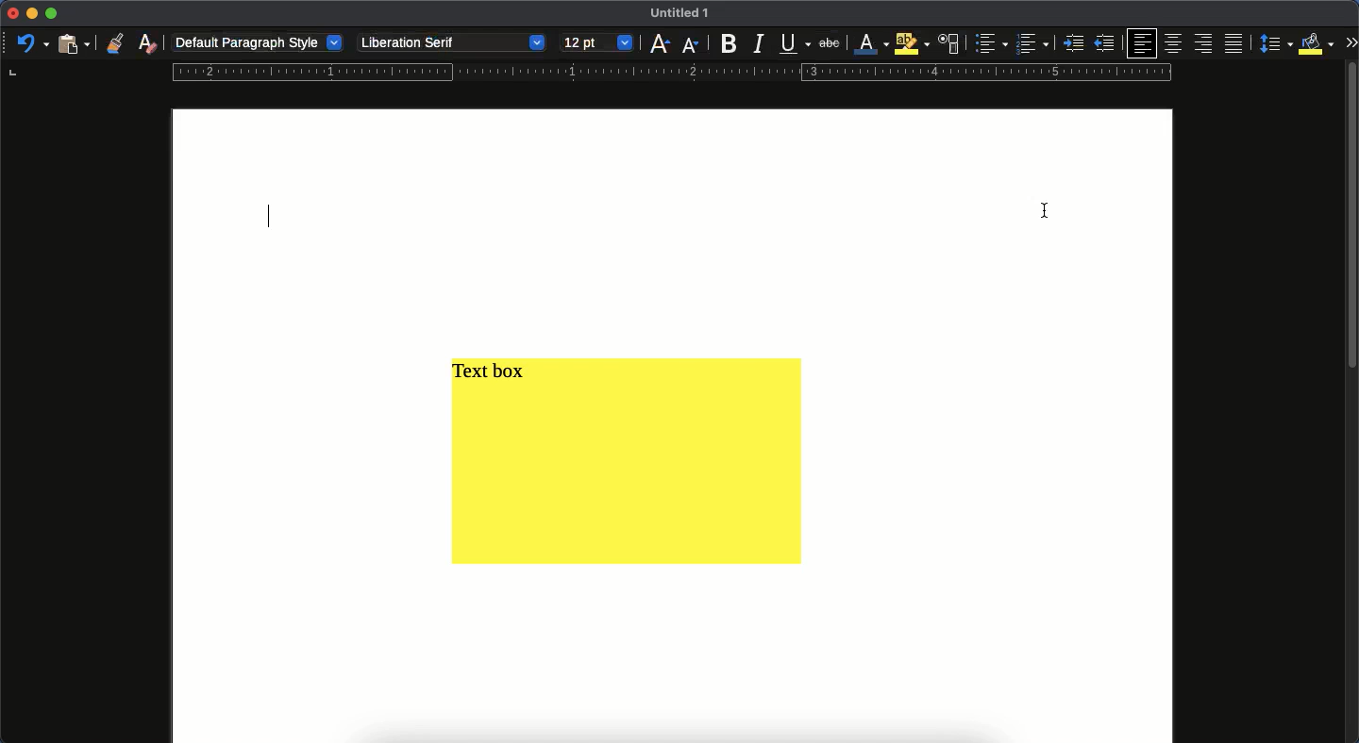  Describe the element at coordinates (792, 43) in the screenshot. I see `underline` at that location.